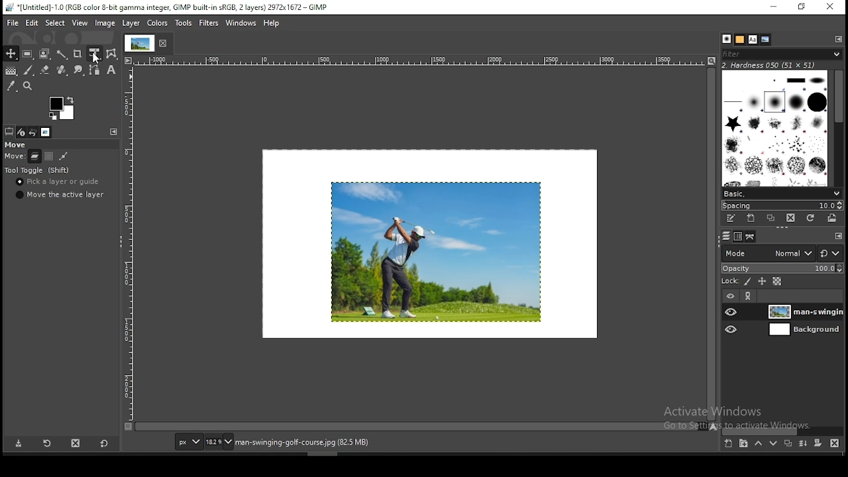  What do you see at coordinates (792, 219) in the screenshot?
I see `delete brush` at bounding box center [792, 219].